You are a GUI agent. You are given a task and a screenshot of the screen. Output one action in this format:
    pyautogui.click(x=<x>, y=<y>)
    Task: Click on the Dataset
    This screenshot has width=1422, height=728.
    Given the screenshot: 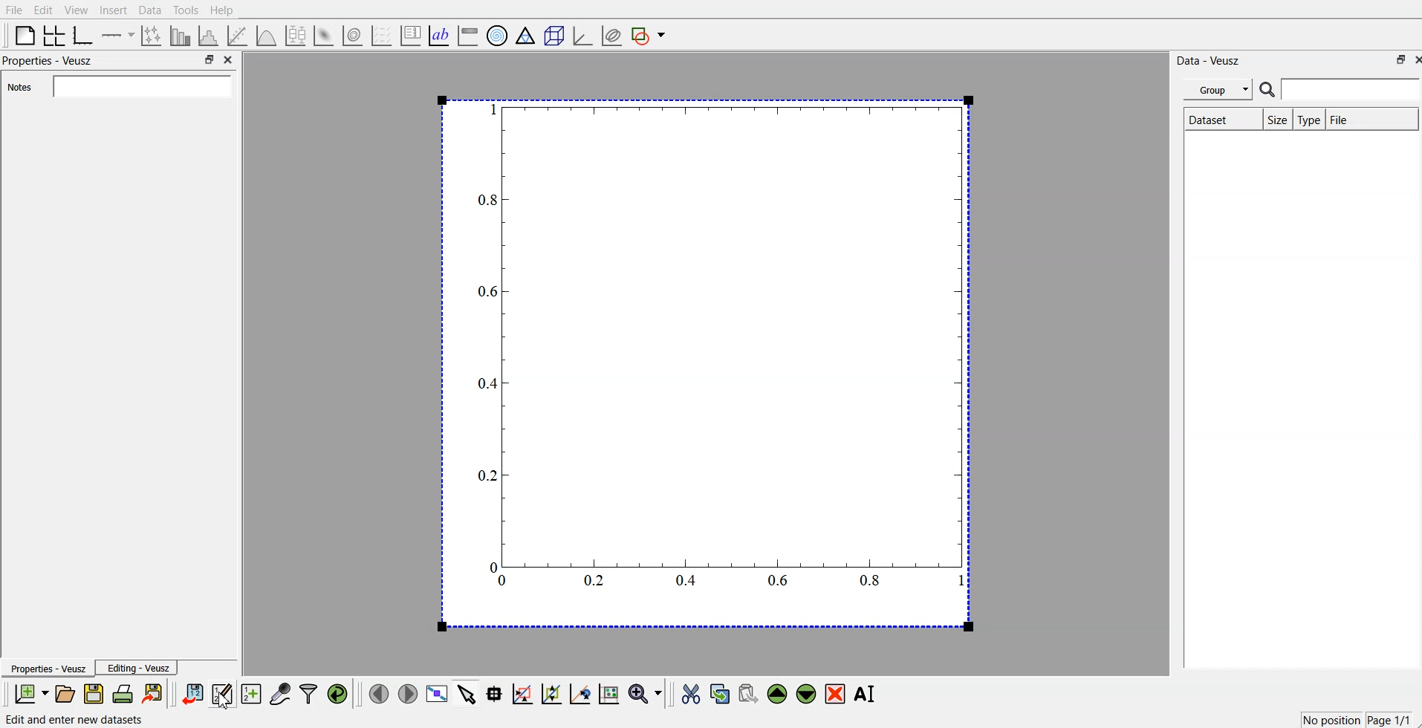 What is the action you would take?
    pyautogui.click(x=1207, y=118)
    